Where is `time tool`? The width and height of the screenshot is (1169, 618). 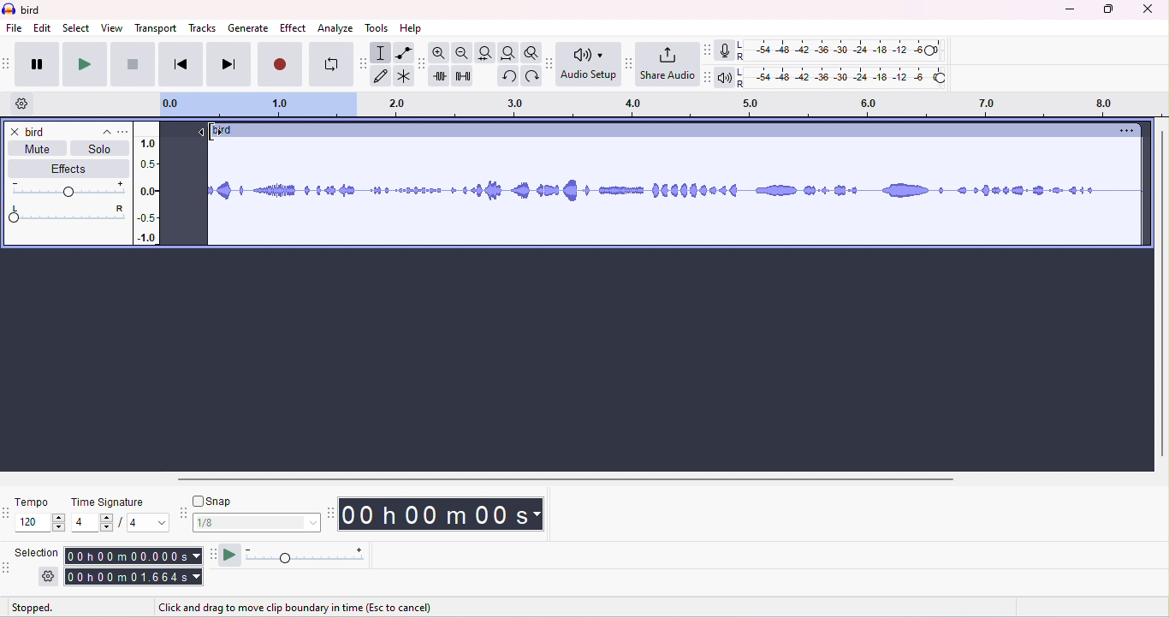
time tool is located at coordinates (332, 513).